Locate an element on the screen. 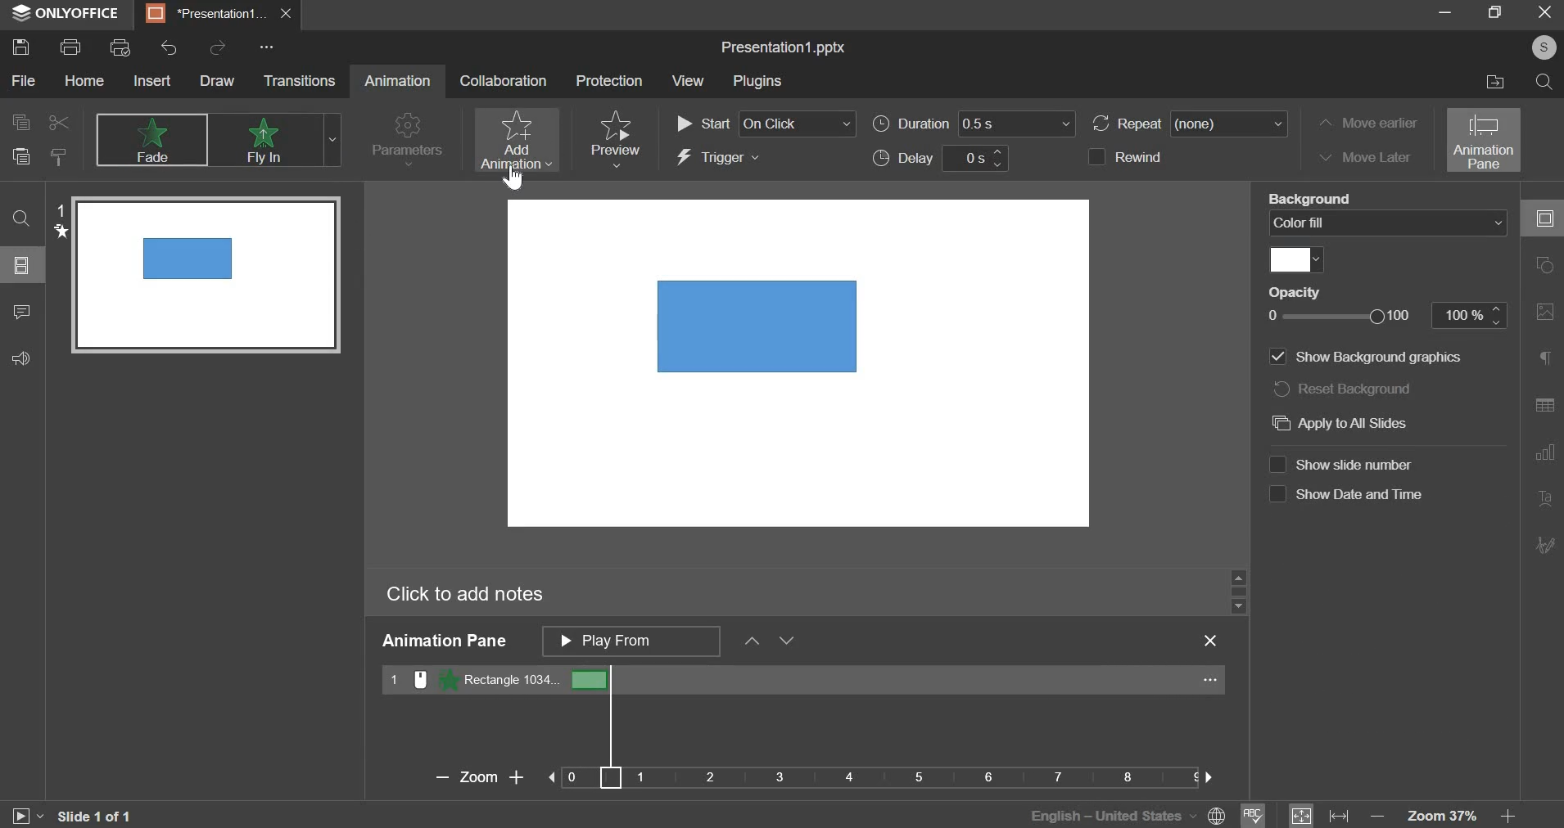 The width and height of the screenshot is (1564, 828). Bar is located at coordinates (875, 779).